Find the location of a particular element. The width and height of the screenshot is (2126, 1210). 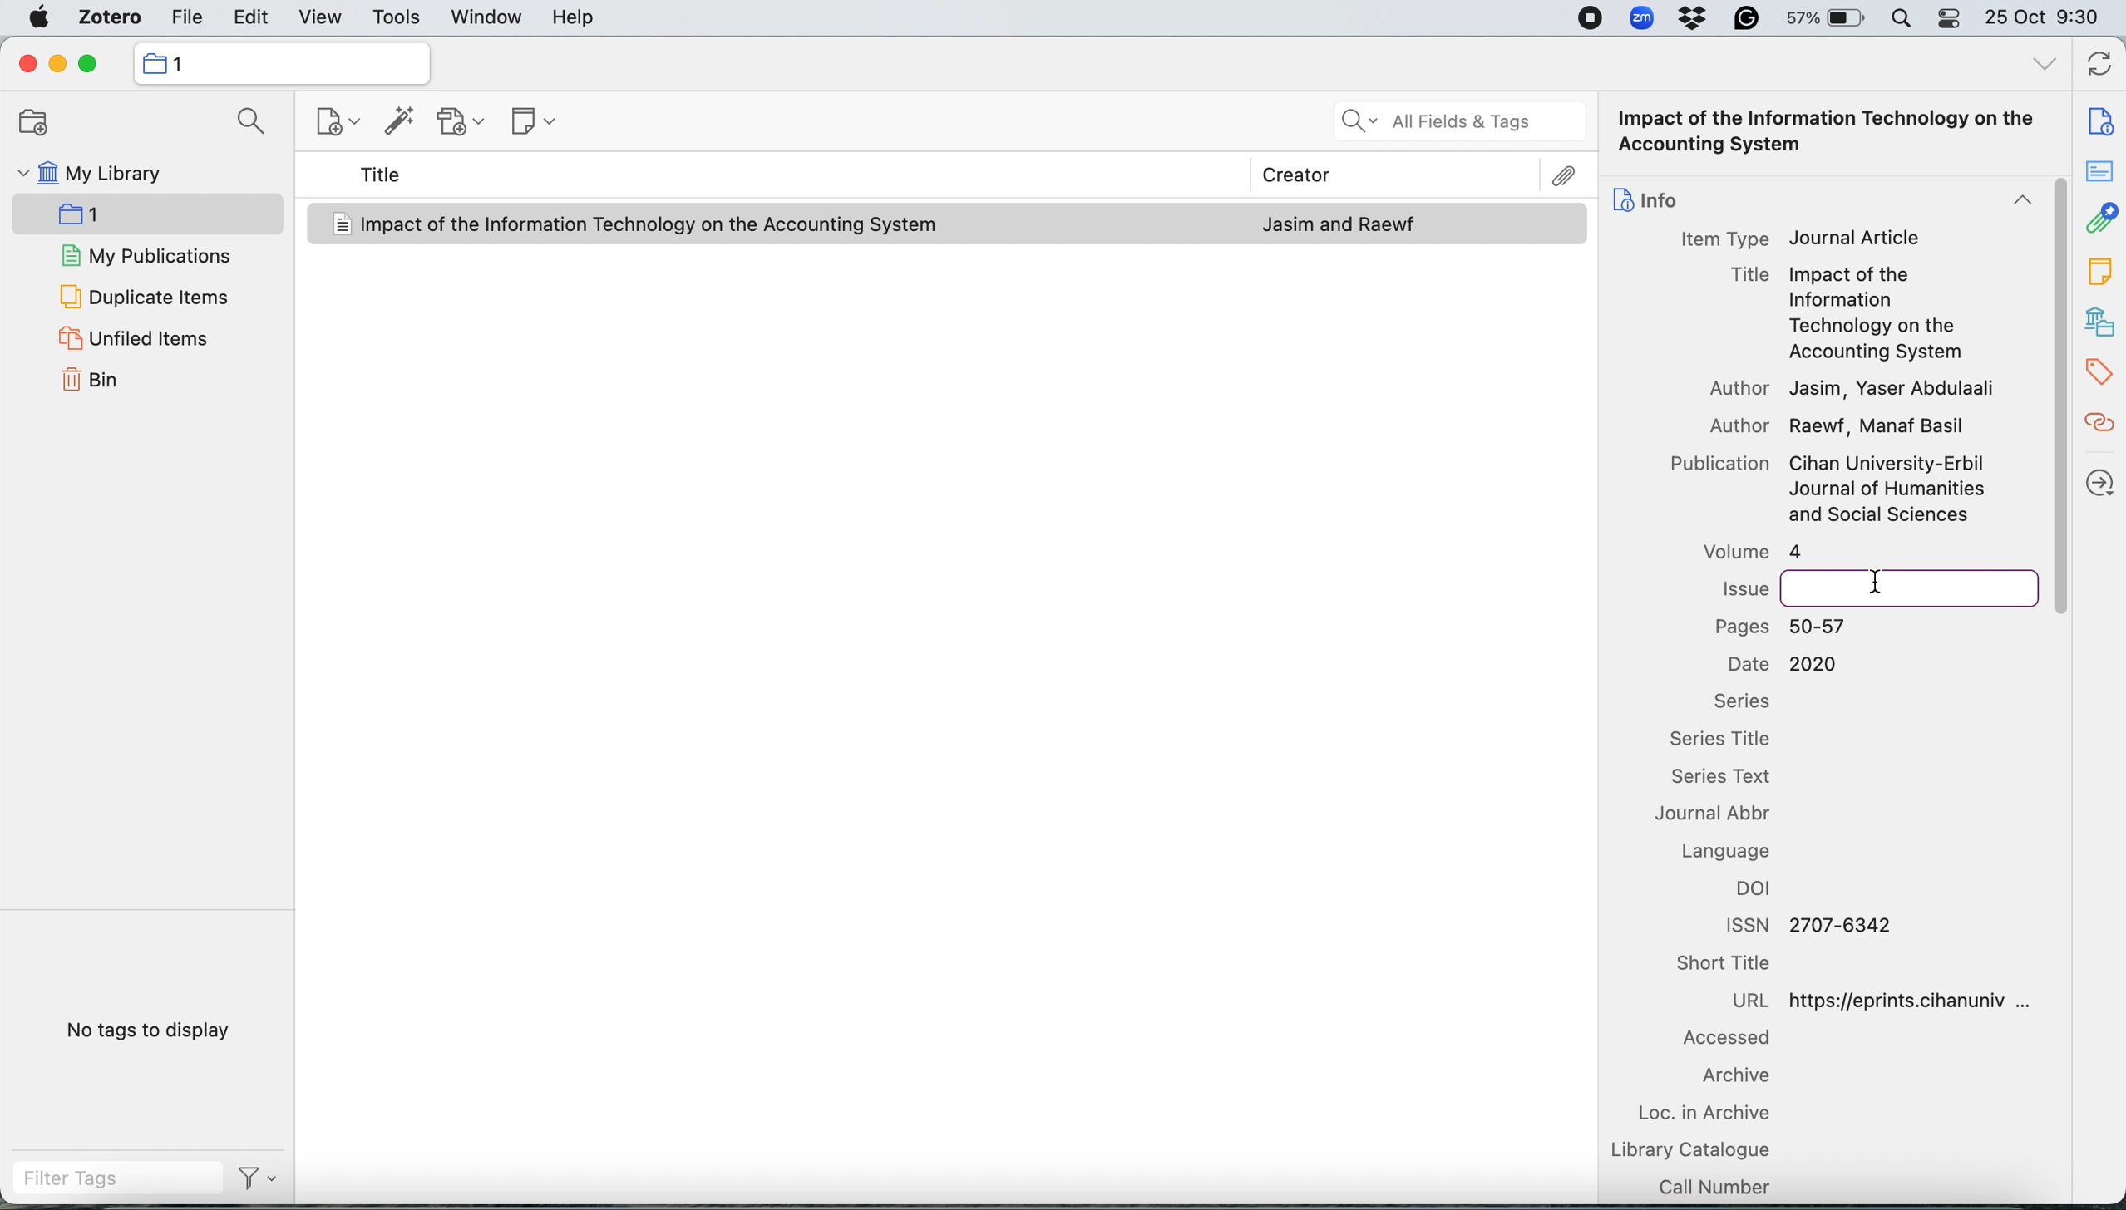

title is located at coordinates (383, 175).